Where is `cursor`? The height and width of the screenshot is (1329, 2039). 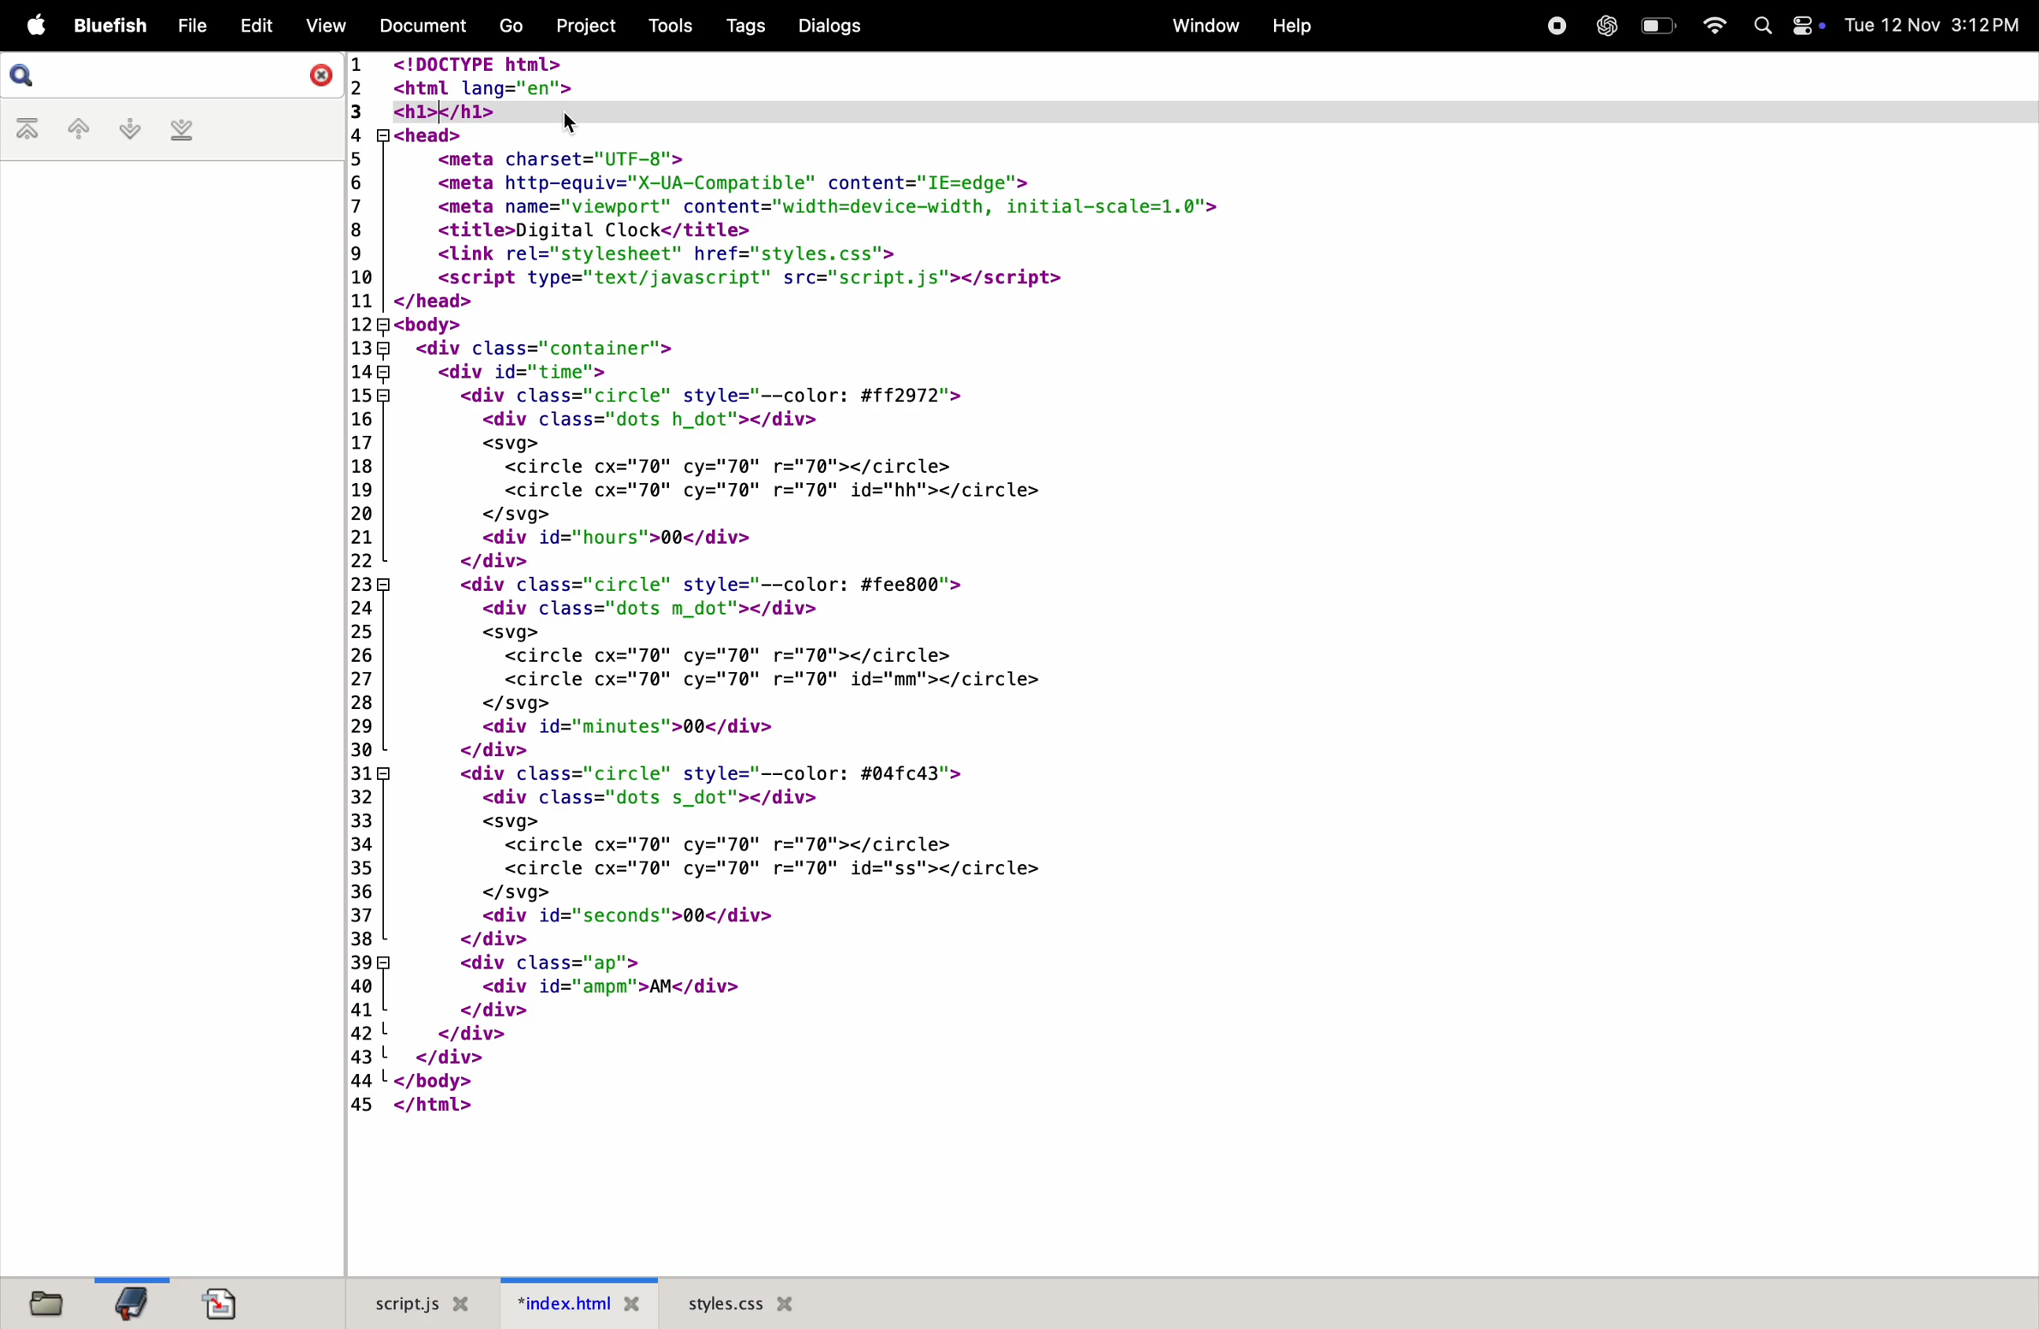
cursor is located at coordinates (570, 125).